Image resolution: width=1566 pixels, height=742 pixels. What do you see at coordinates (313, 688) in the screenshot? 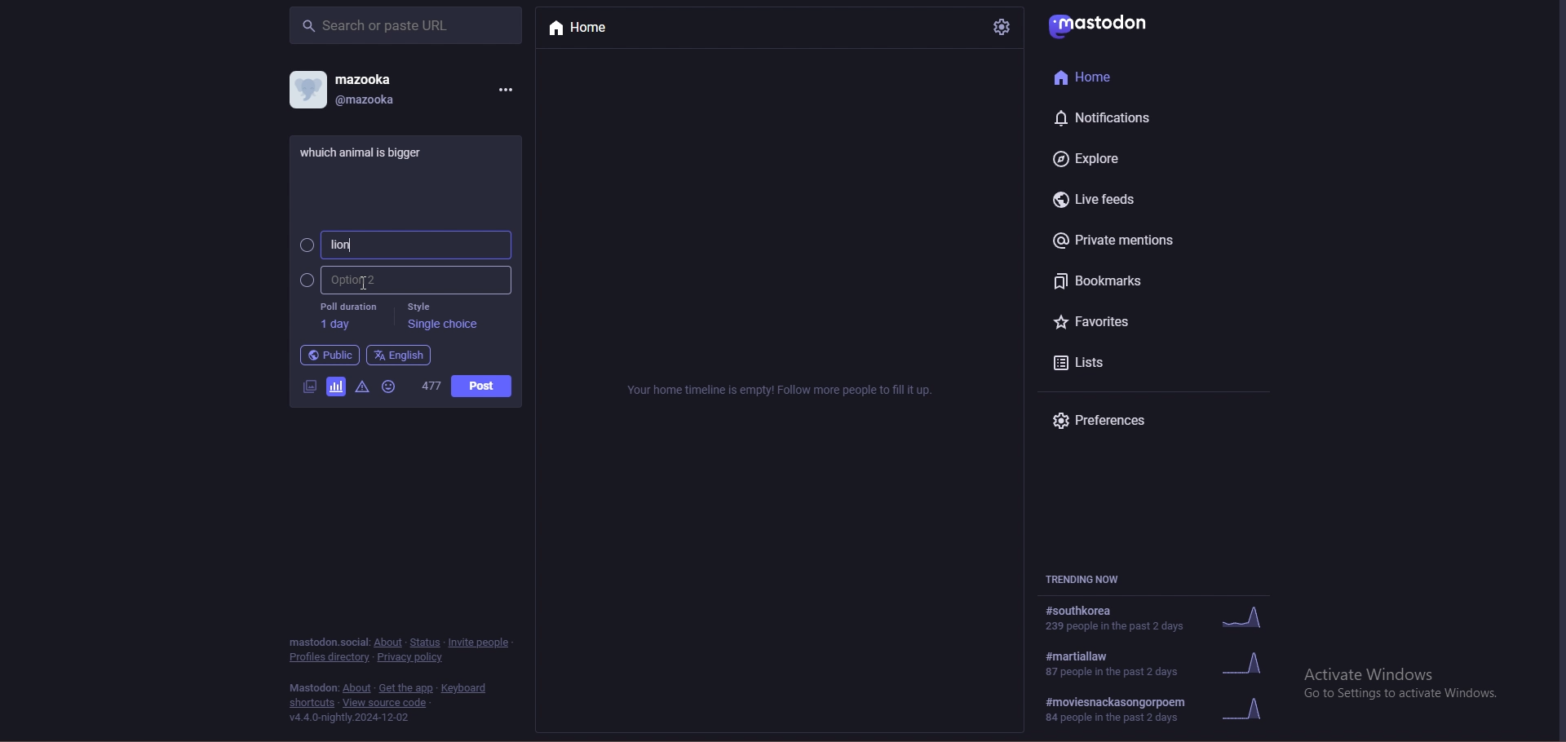
I see `mastodon` at bounding box center [313, 688].